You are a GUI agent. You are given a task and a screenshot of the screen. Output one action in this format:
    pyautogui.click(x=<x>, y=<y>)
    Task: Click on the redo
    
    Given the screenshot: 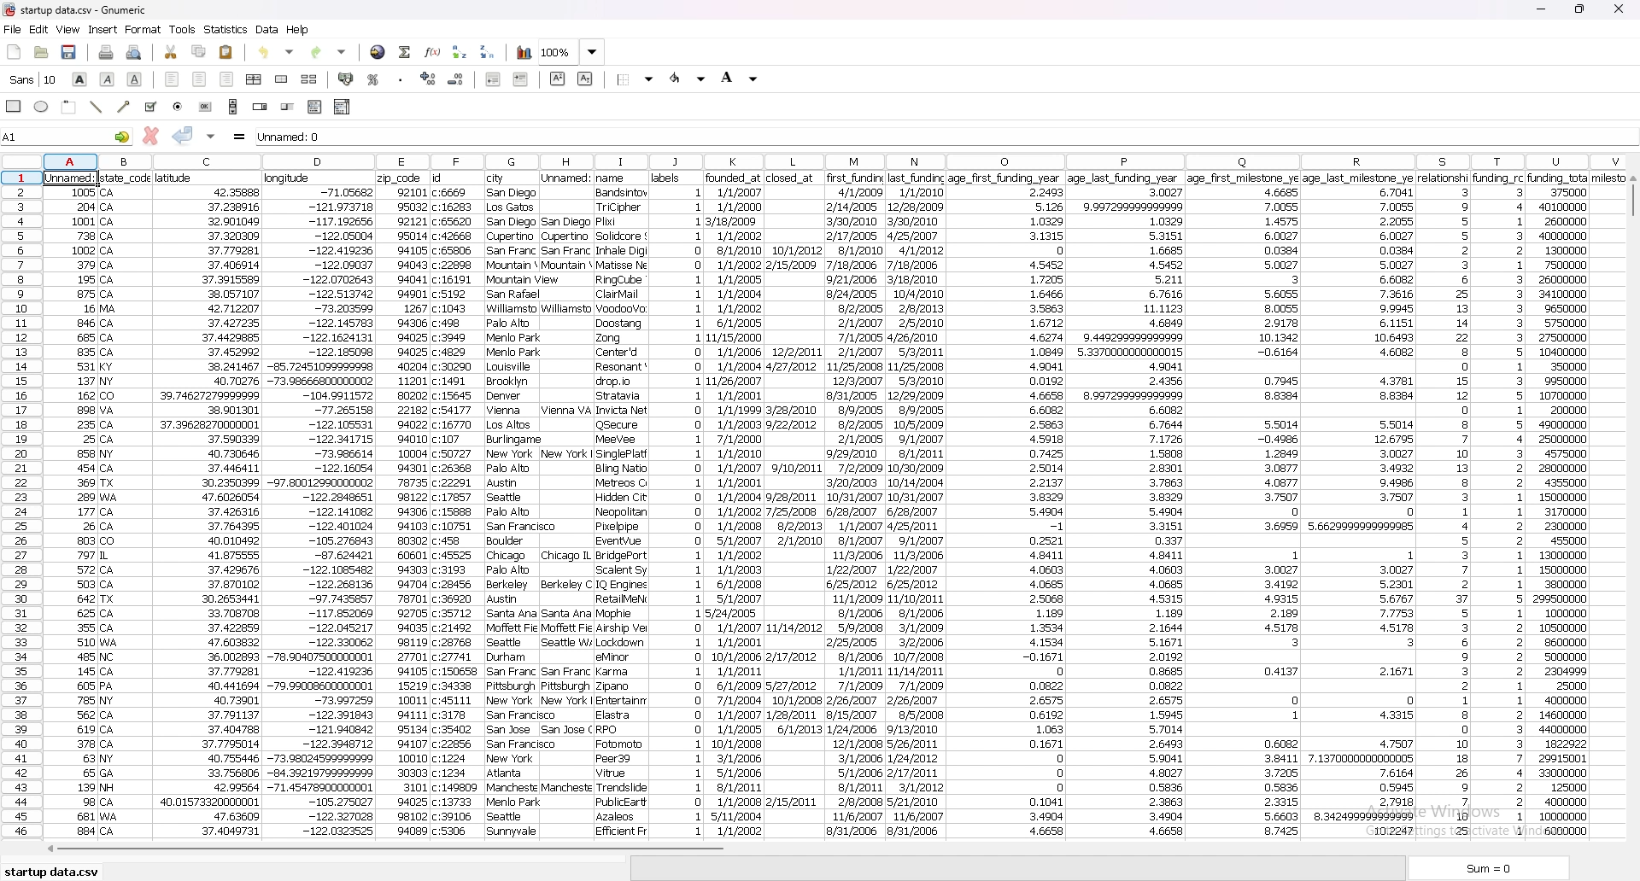 What is the action you would take?
    pyautogui.click(x=331, y=53)
    